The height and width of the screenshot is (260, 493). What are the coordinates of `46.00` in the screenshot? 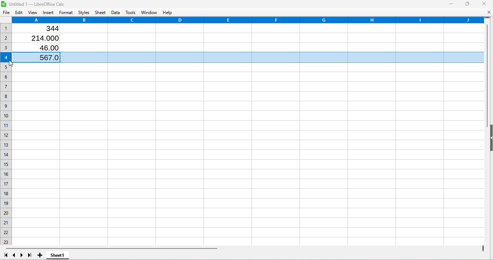 It's located at (46, 48).